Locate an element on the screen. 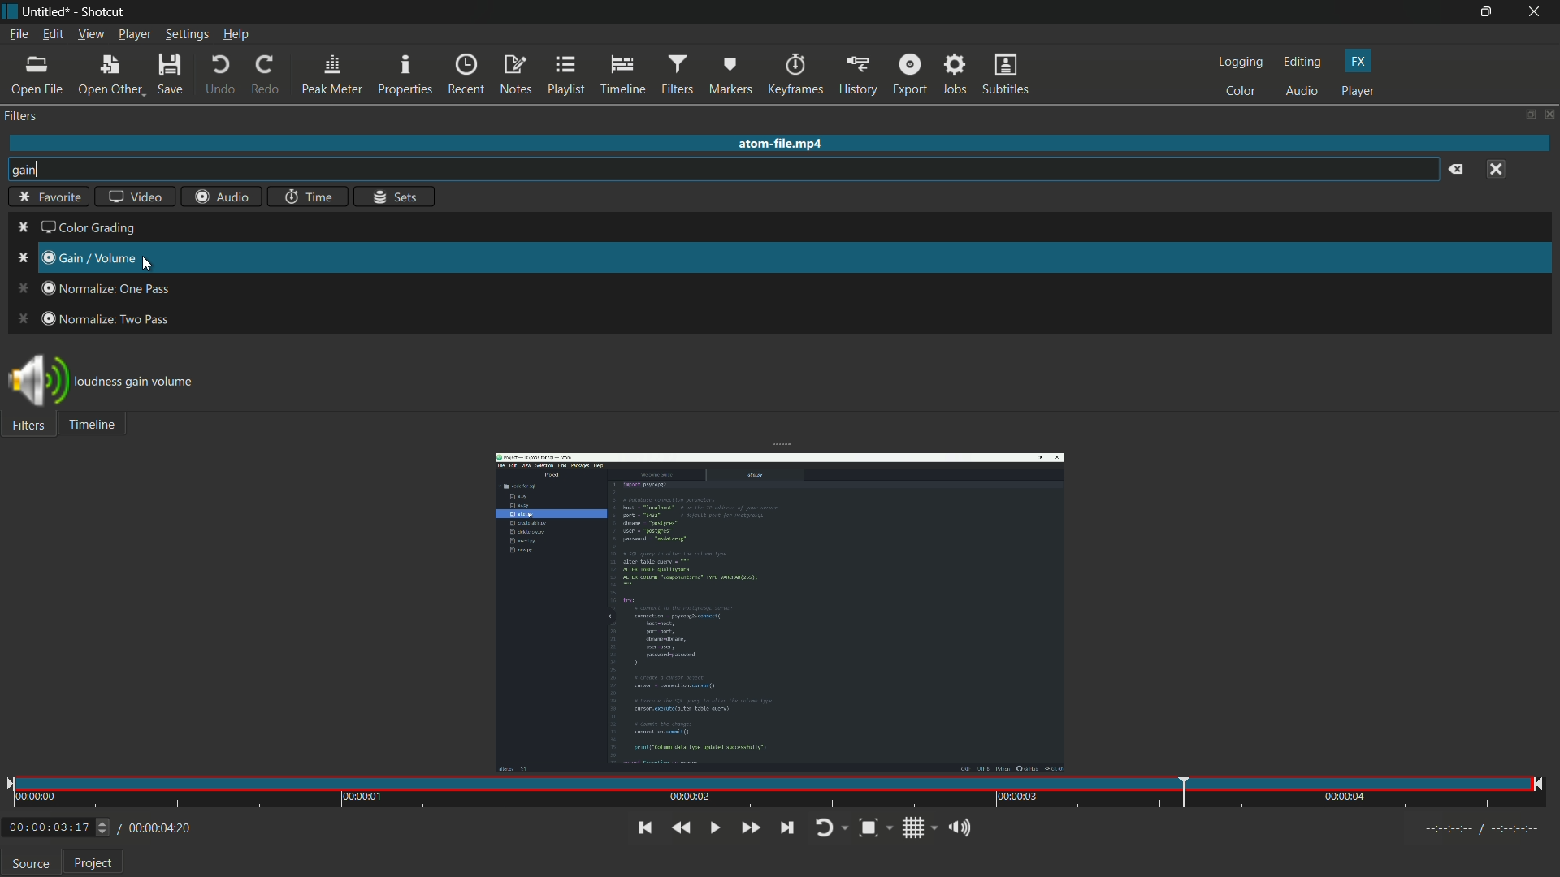 Image resolution: width=1560 pixels, height=877 pixels. undo is located at coordinates (221, 76).